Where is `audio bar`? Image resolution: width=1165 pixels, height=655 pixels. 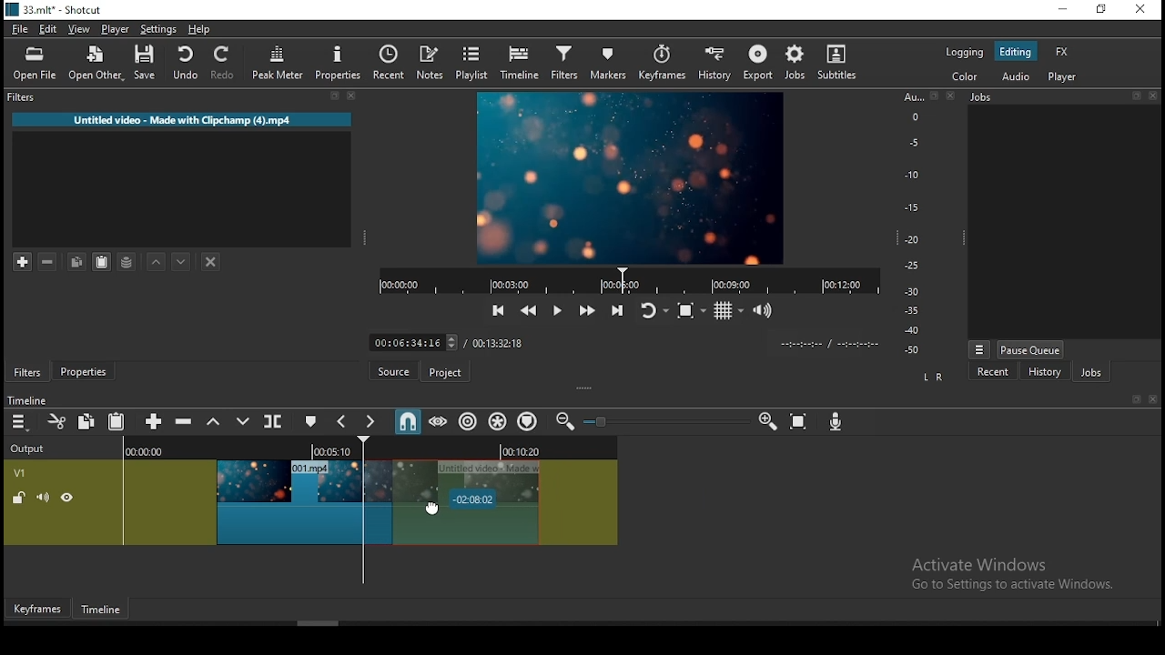 audio bar is located at coordinates (912, 224).